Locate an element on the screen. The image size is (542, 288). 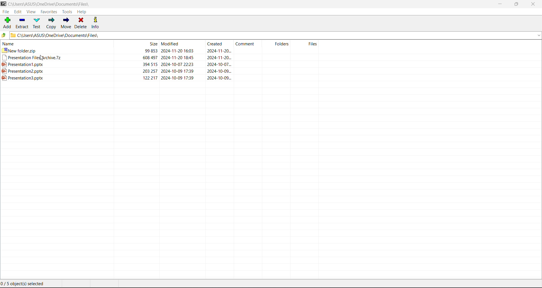
cursor is located at coordinates (41, 59).